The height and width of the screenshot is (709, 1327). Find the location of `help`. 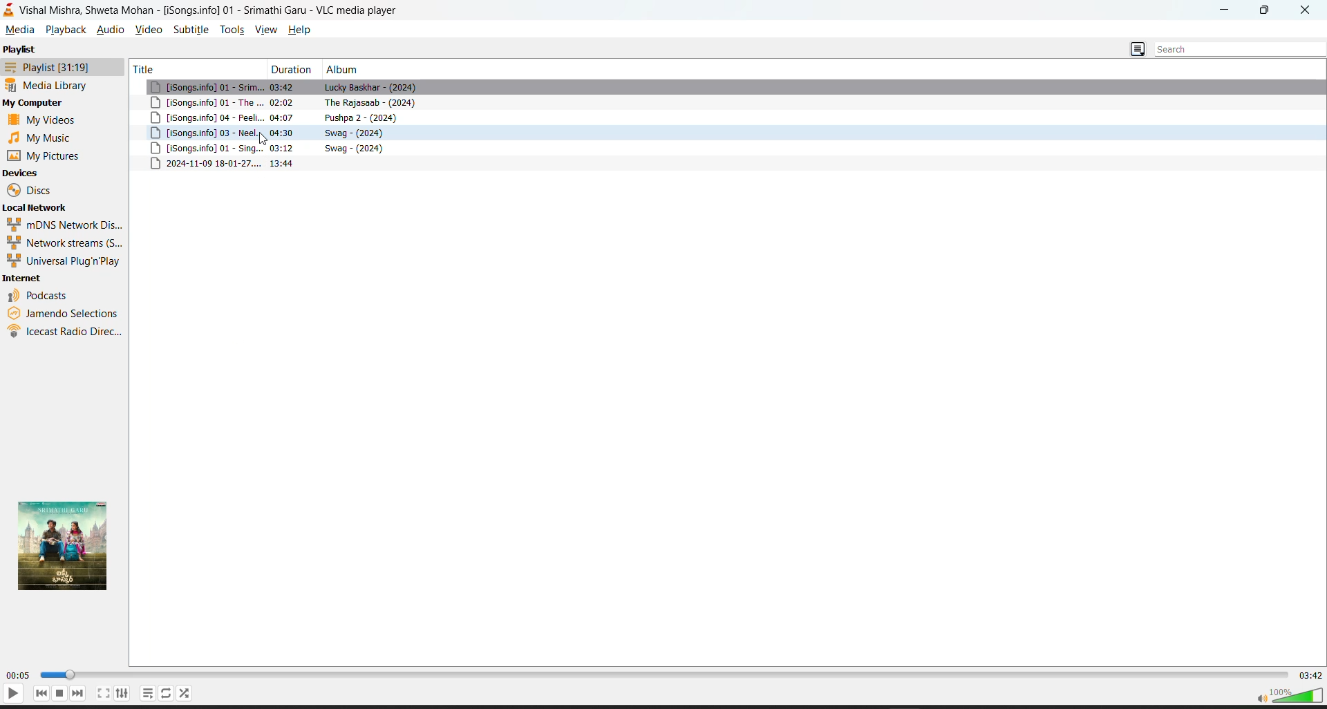

help is located at coordinates (299, 28).